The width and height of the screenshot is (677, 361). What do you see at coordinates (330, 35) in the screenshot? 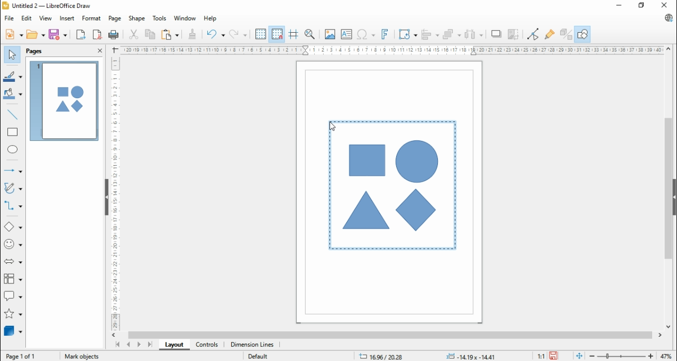
I see `insert image` at bounding box center [330, 35].